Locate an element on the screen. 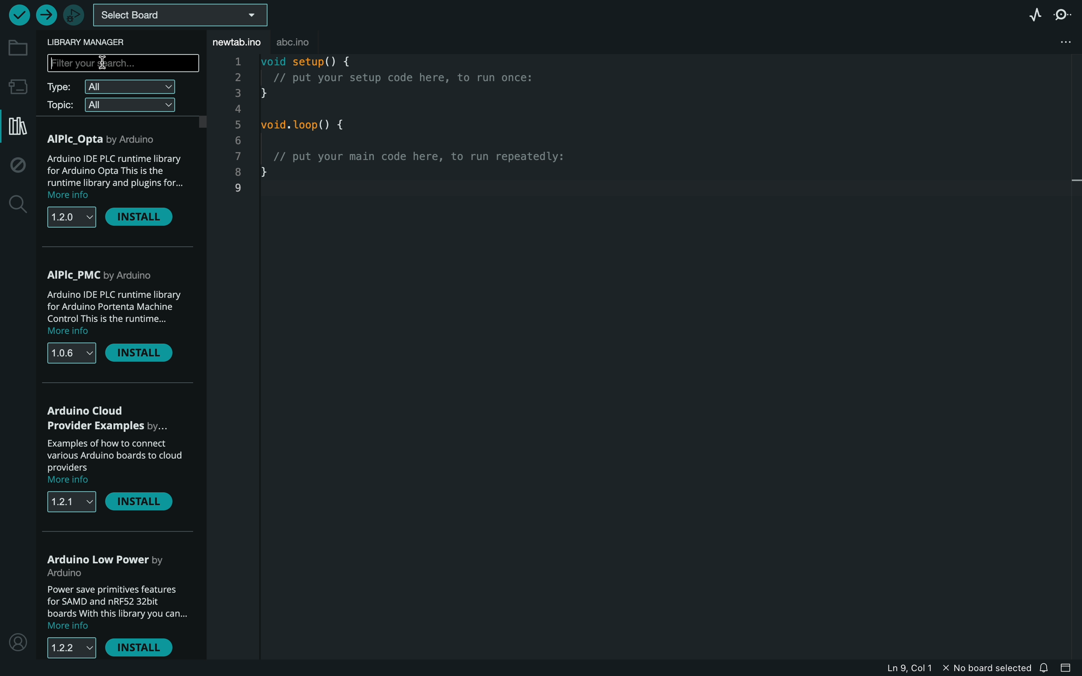  AlPlc PMC is located at coordinates (106, 274).